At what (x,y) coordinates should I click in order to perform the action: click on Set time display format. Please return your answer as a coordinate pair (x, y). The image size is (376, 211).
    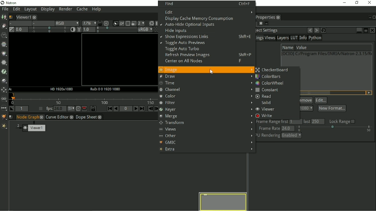
    Looking at the image, I should click on (69, 109).